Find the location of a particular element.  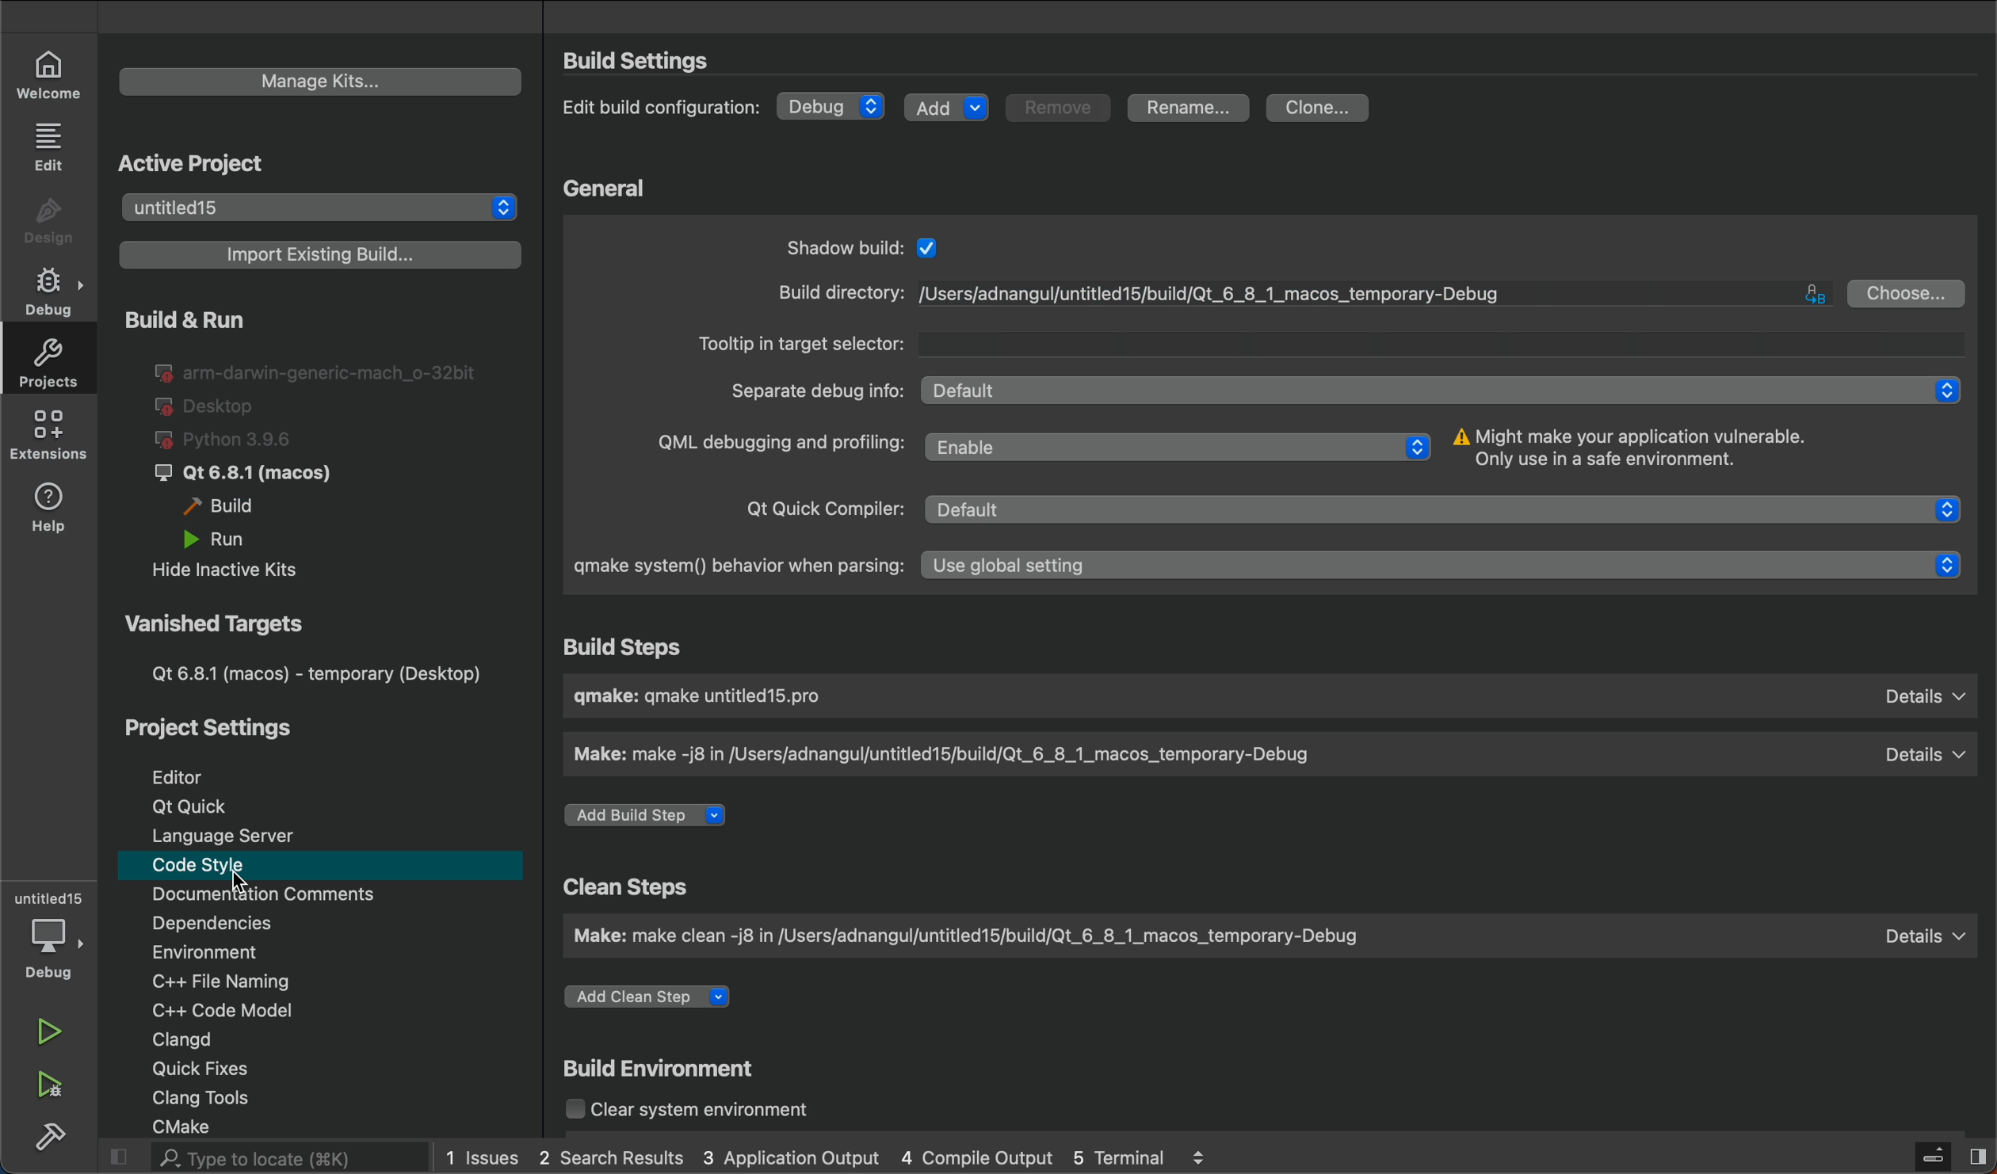

debug is located at coordinates (48, 290).